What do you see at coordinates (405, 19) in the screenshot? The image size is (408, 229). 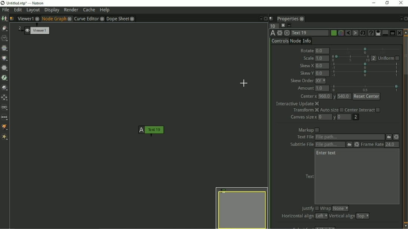 I see `Close` at bounding box center [405, 19].